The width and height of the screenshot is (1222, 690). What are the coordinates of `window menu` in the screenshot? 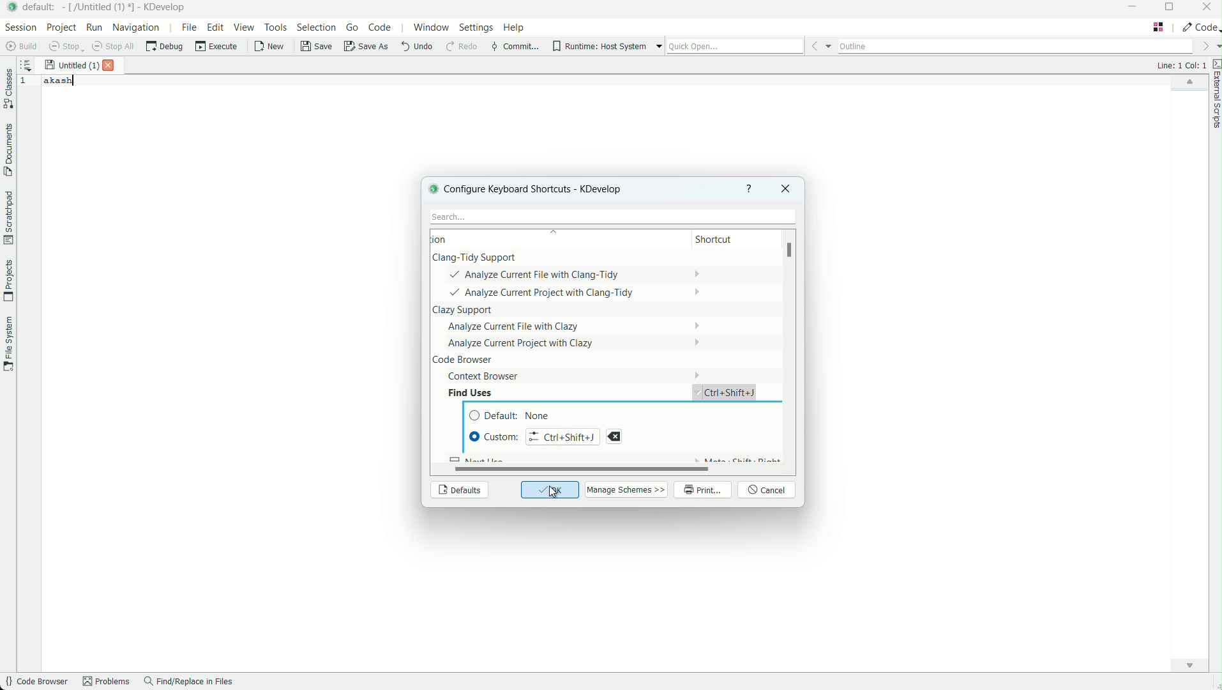 It's located at (431, 29).